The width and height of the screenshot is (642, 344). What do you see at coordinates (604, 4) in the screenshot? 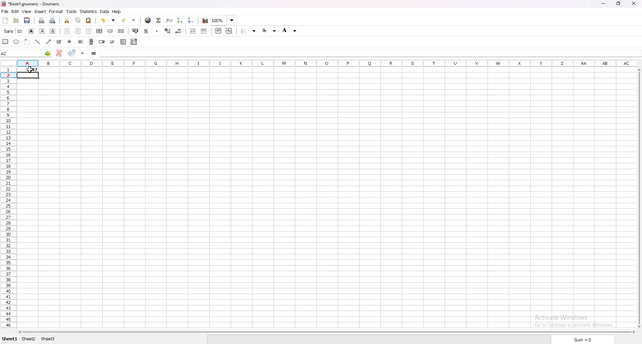
I see `minimize` at bounding box center [604, 4].